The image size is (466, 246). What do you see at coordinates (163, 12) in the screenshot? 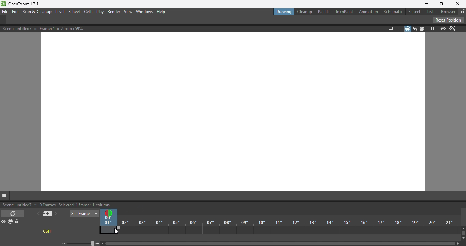
I see `Help` at bounding box center [163, 12].